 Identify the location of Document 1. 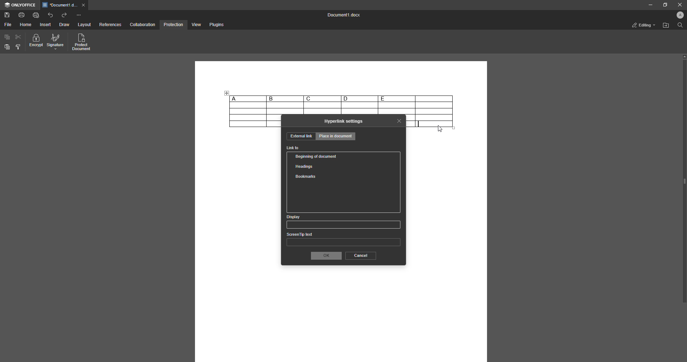
(342, 16).